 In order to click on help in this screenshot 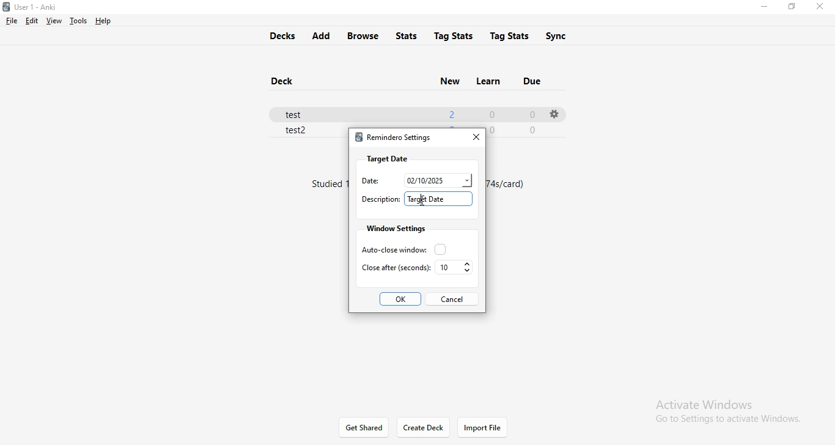, I will do `click(101, 21)`.